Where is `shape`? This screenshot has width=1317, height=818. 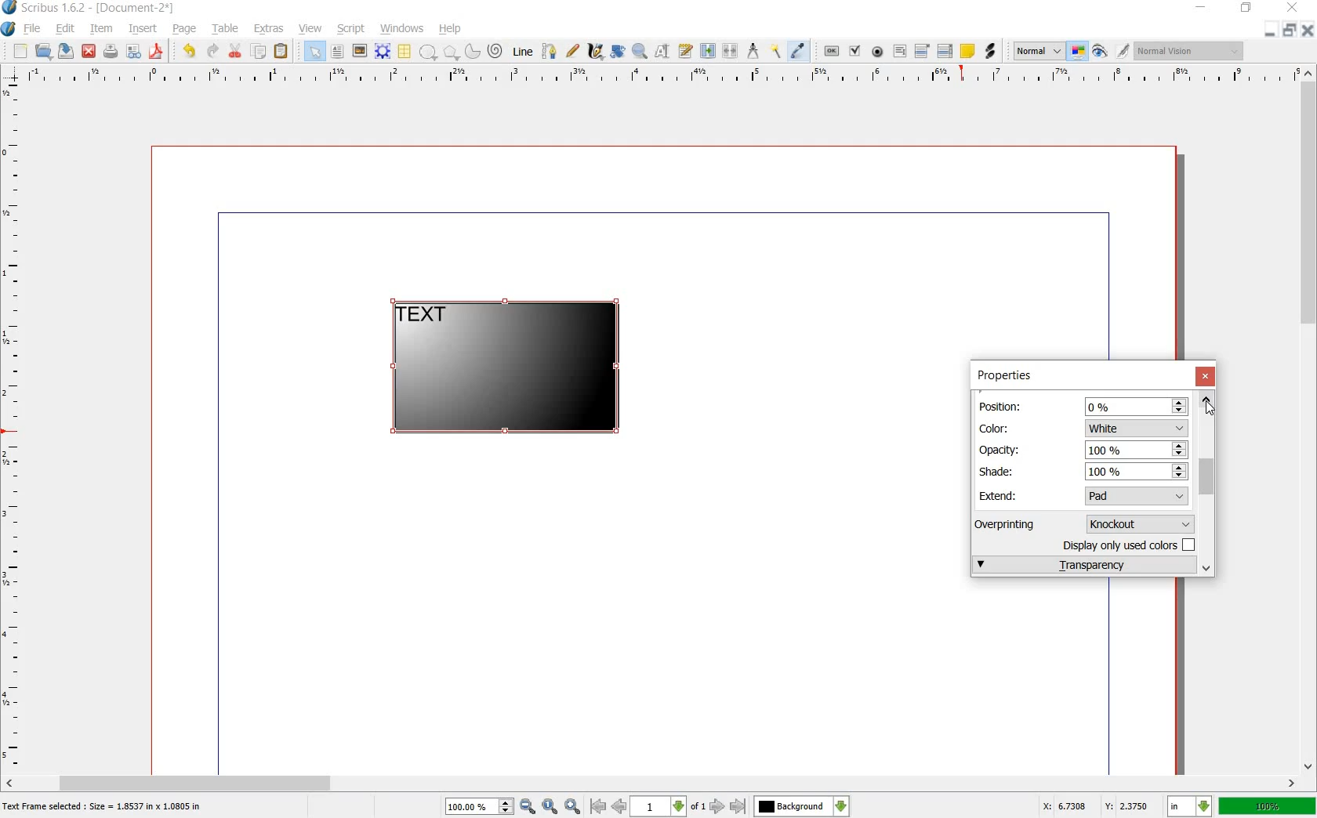
shape is located at coordinates (428, 52).